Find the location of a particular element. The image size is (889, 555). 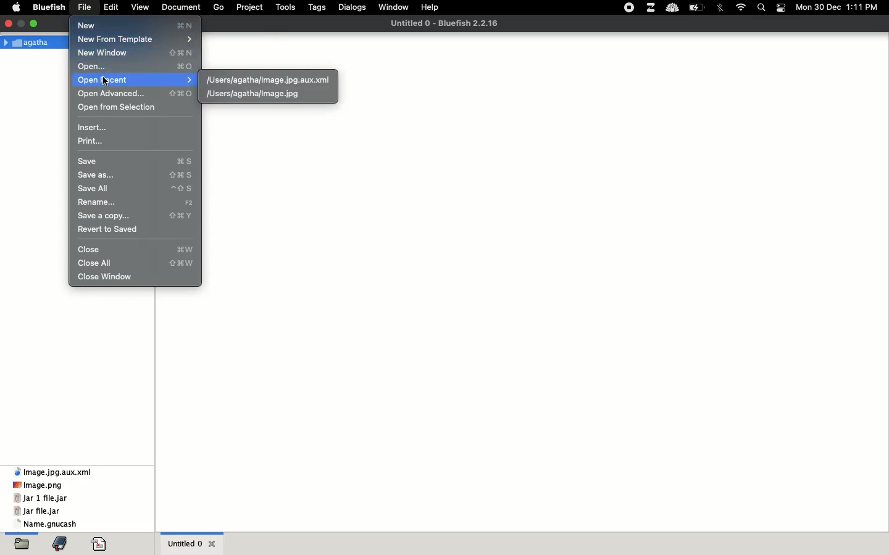

New ®N is located at coordinates (133, 25).